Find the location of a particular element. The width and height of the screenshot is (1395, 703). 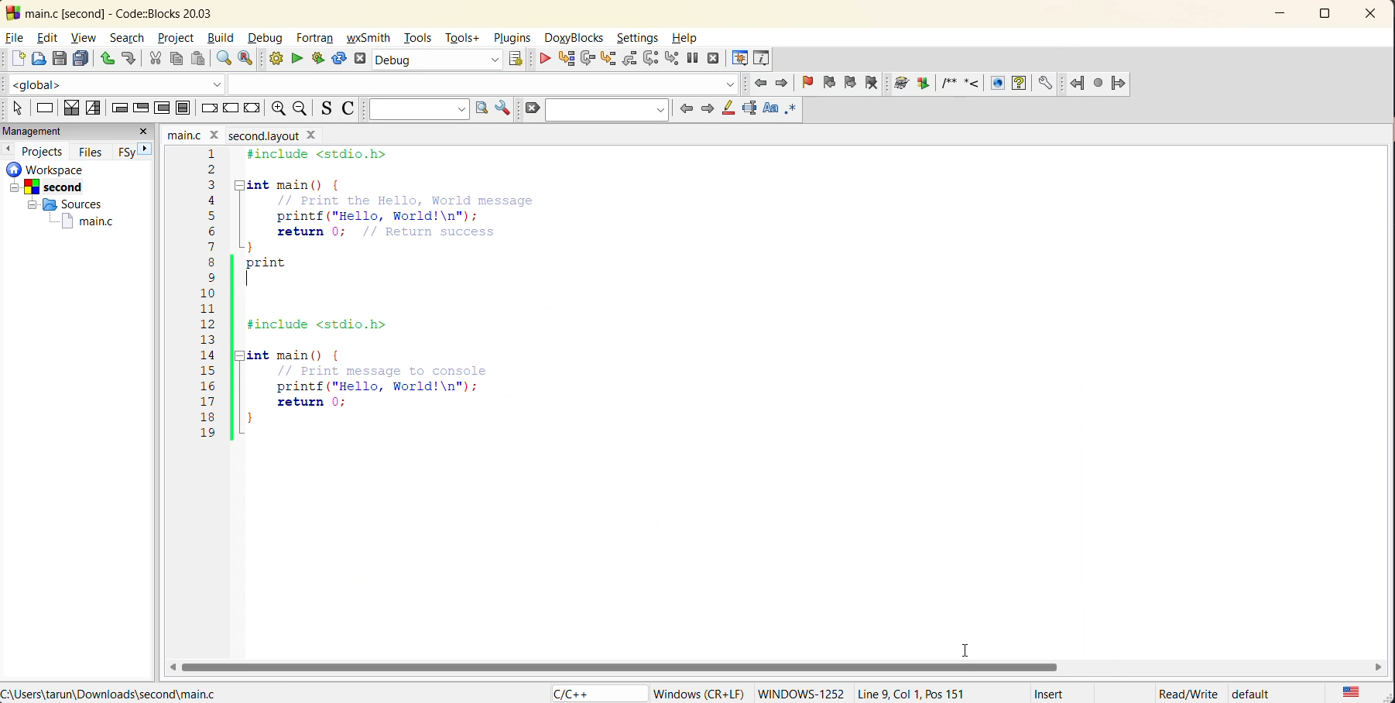

show select target dialog is located at coordinates (518, 60).